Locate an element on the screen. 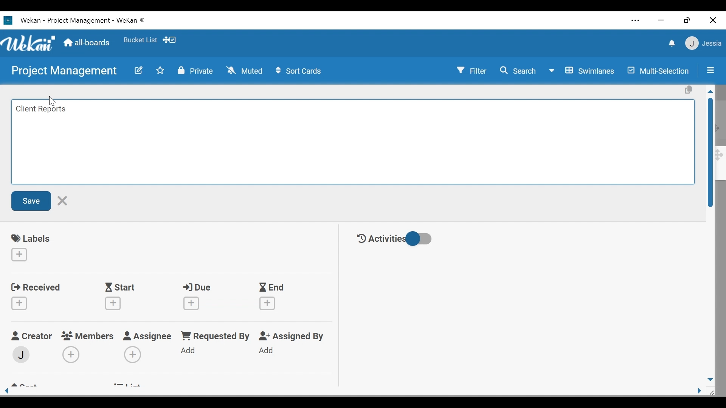 This screenshot has width=726, height=408. Board View is located at coordinates (580, 71).